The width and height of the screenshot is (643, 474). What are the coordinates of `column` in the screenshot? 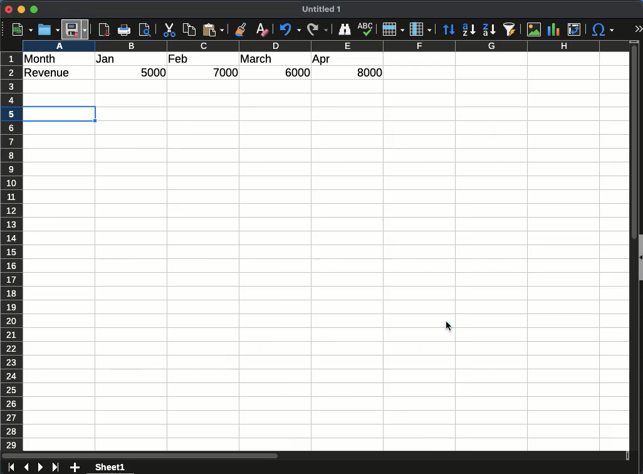 It's located at (325, 45).